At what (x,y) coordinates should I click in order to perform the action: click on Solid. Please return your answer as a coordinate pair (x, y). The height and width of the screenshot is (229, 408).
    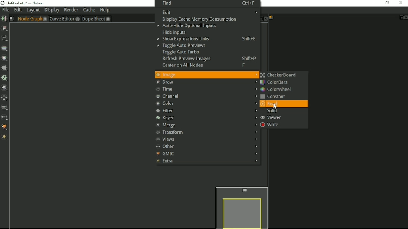
    Looking at the image, I should click on (271, 111).